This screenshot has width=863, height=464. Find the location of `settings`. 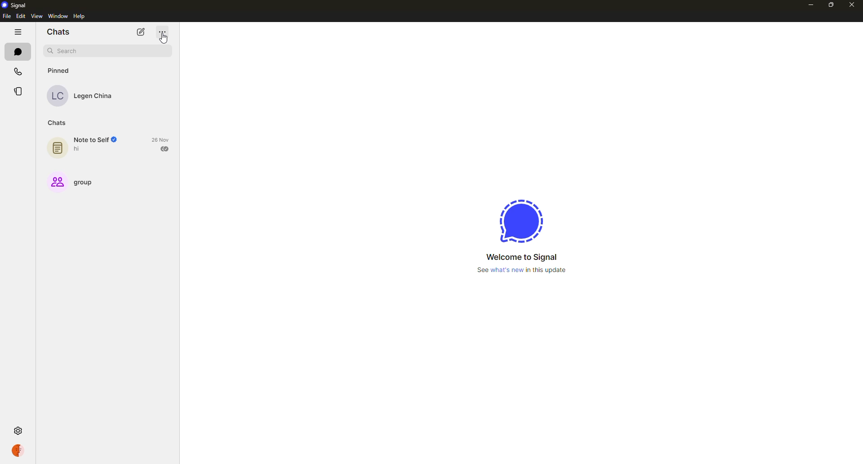

settings is located at coordinates (20, 431).